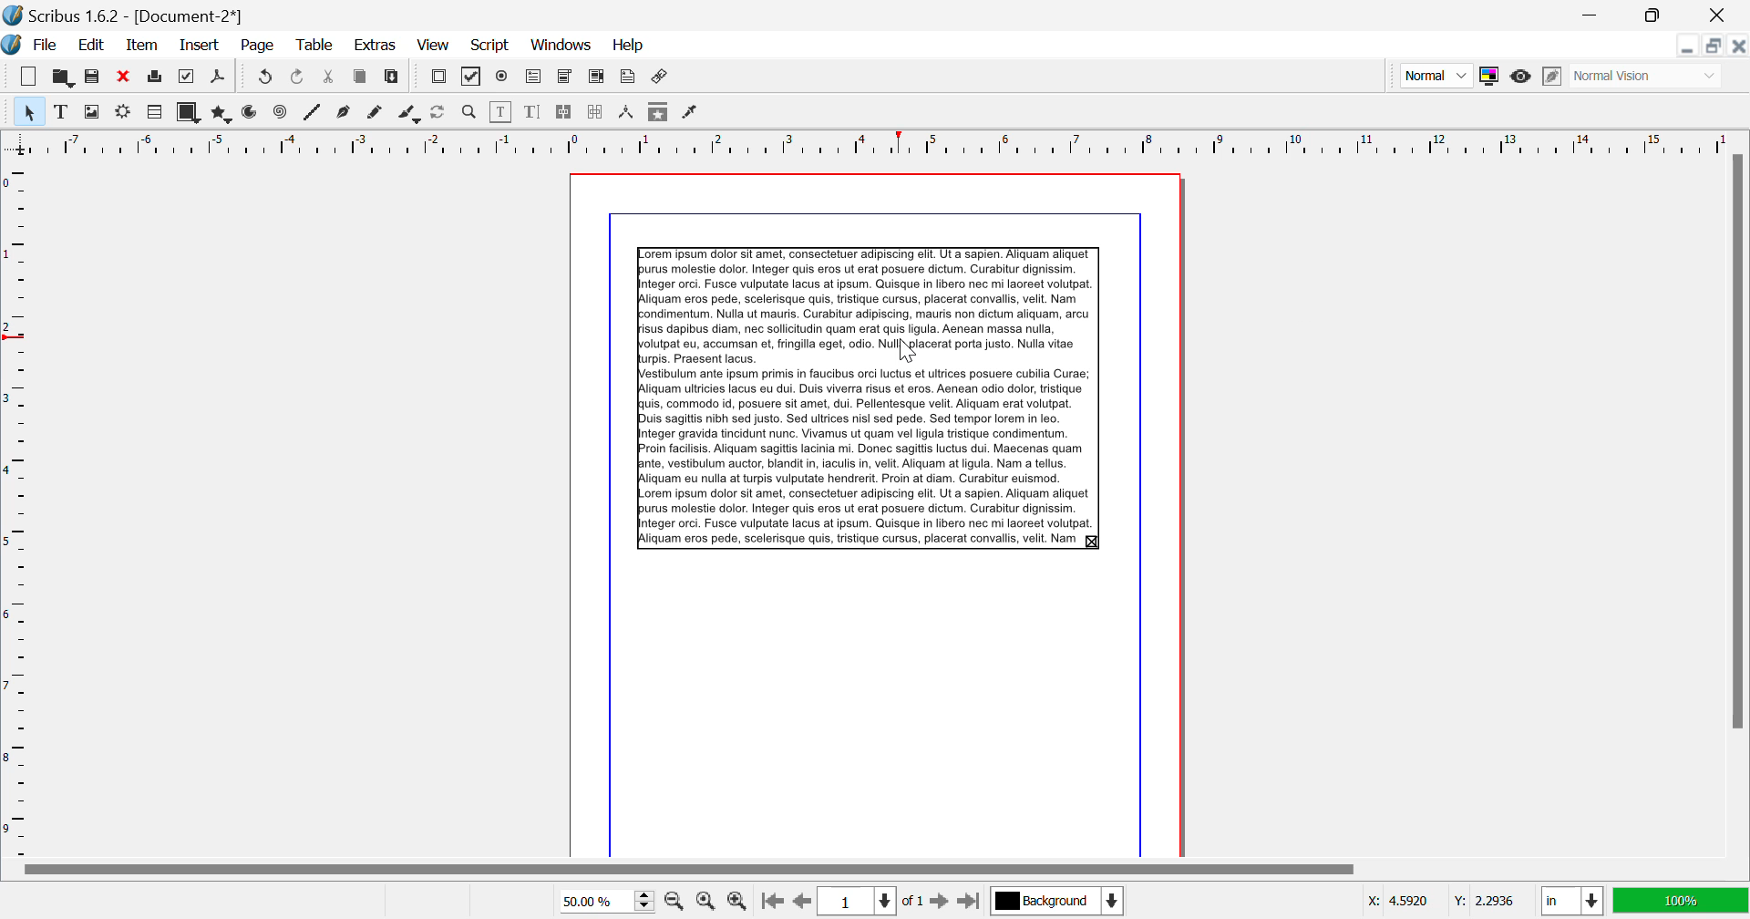 The image size is (1750, 919). Describe the element at coordinates (1595, 15) in the screenshot. I see `Restore Down` at that location.